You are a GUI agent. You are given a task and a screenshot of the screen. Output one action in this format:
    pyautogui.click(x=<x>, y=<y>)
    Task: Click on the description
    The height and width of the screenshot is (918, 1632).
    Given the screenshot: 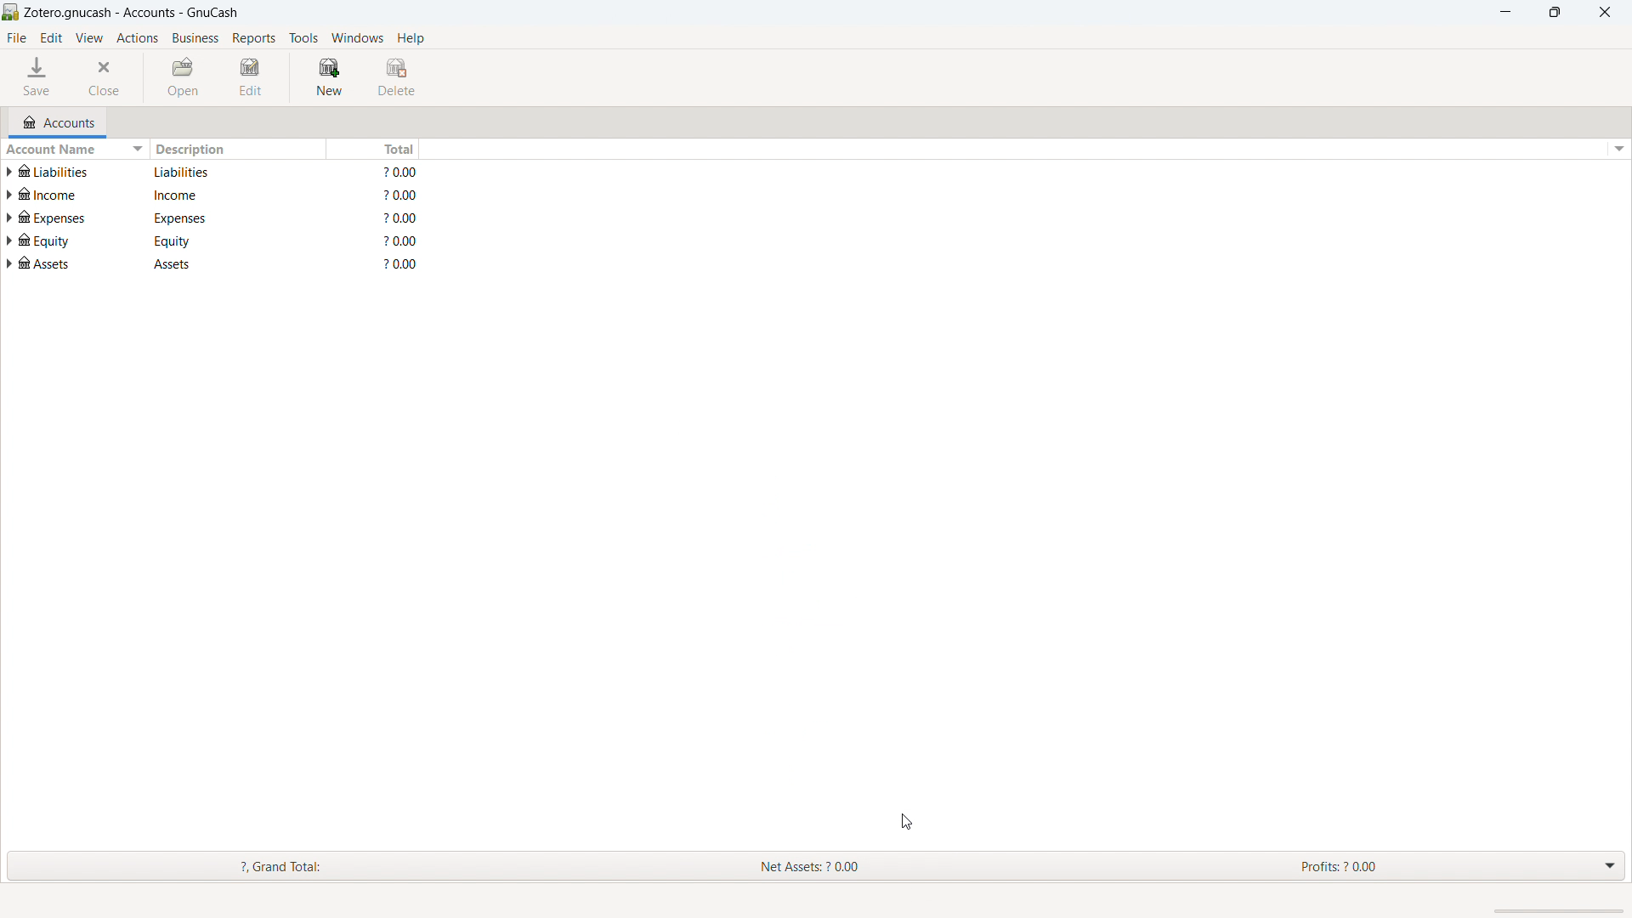 What is the action you would take?
    pyautogui.click(x=193, y=243)
    